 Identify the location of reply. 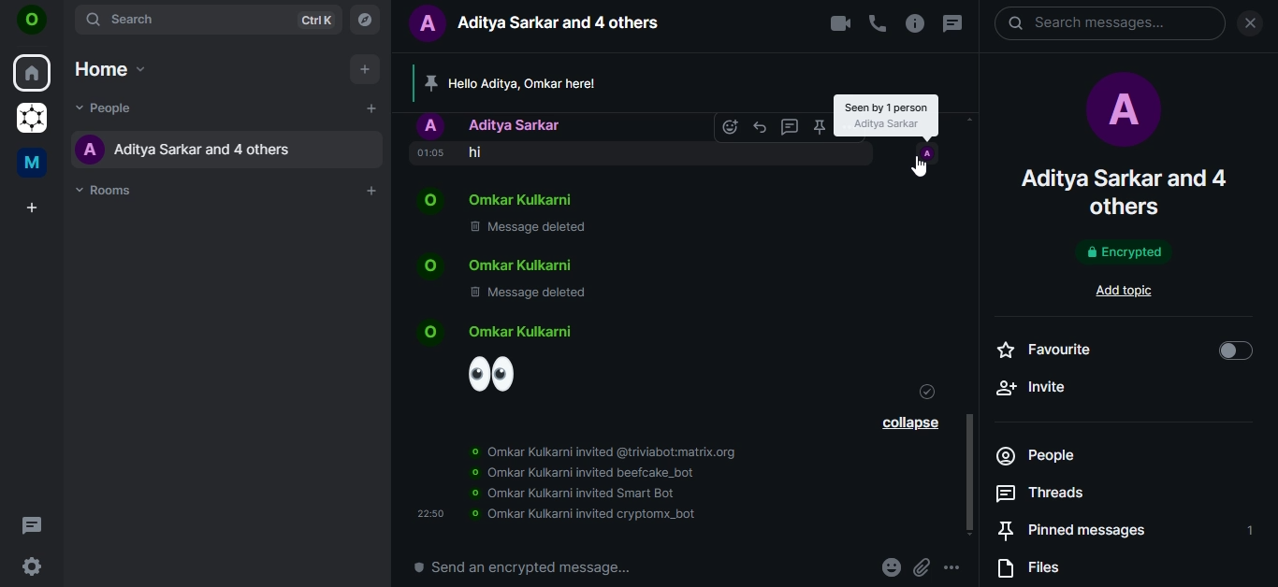
(790, 125).